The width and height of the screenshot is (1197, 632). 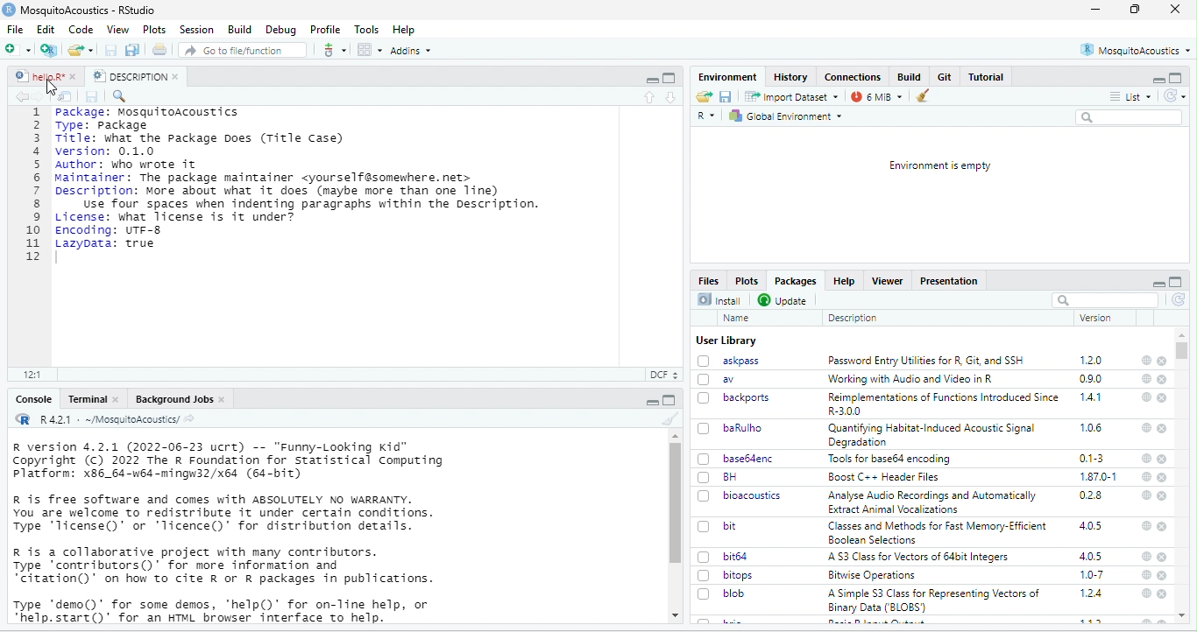 What do you see at coordinates (719, 477) in the screenshot?
I see `BH` at bounding box center [719, 477].